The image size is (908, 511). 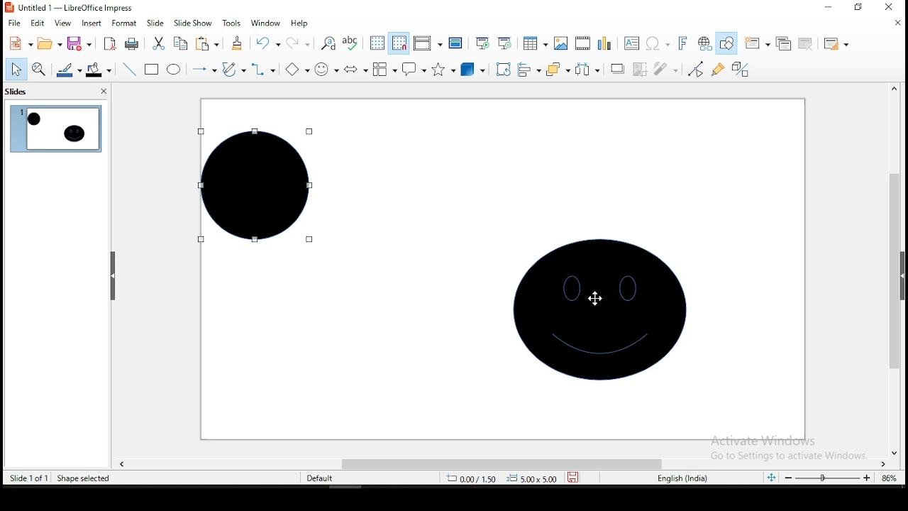 I want to click on 0.00x0.00, so click(x=533, y=478).